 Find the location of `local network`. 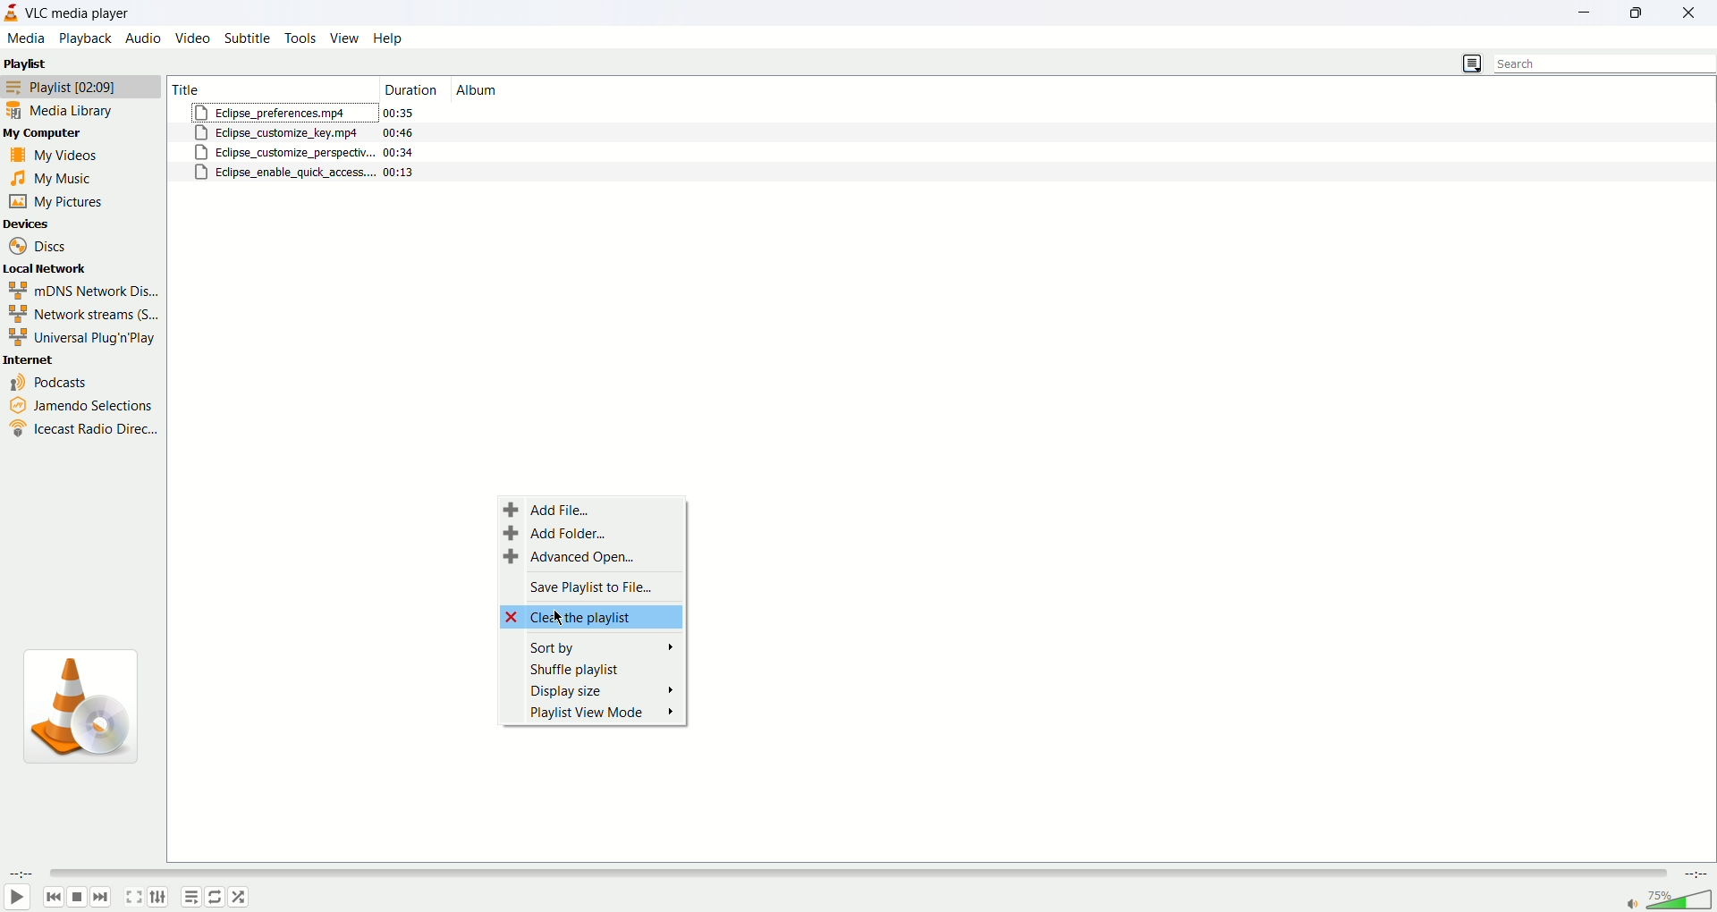

local network is located at coordinates (54, 270).